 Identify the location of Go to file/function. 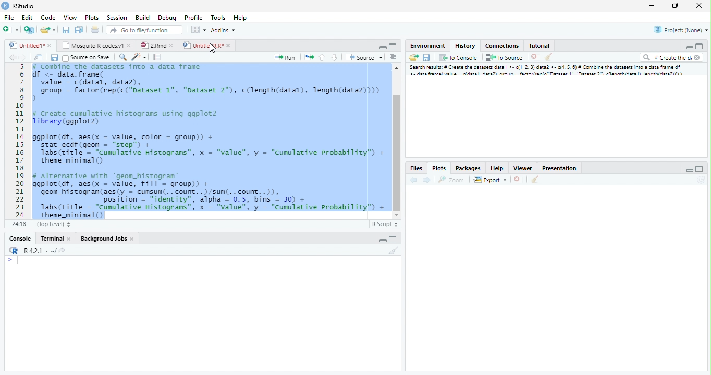
(143, 30).